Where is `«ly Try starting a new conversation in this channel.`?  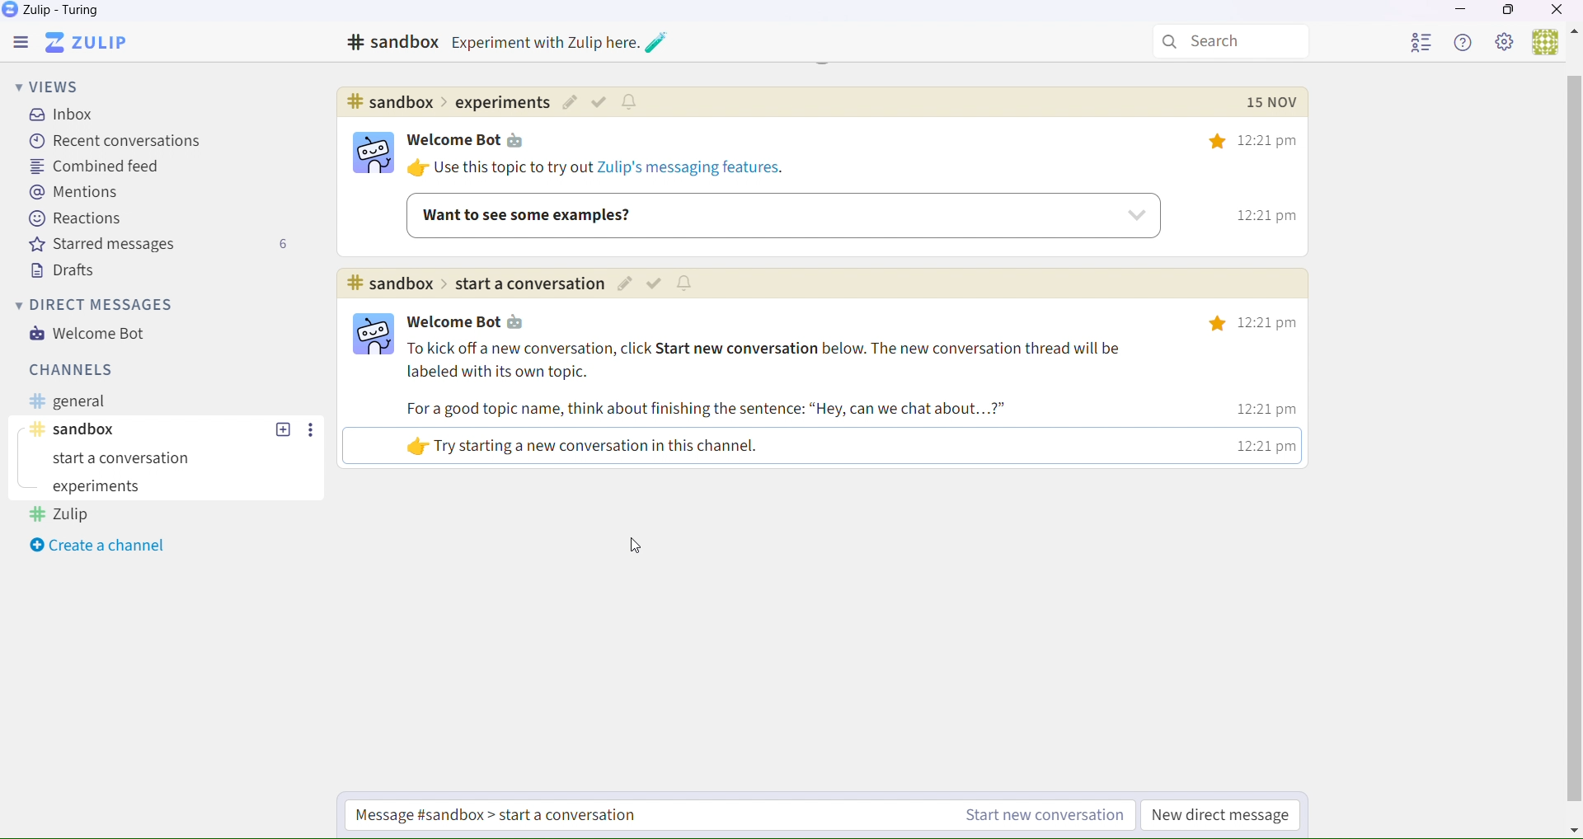 «ly Try starting a new conversation in this channel. is located at coordinates (622, 447).